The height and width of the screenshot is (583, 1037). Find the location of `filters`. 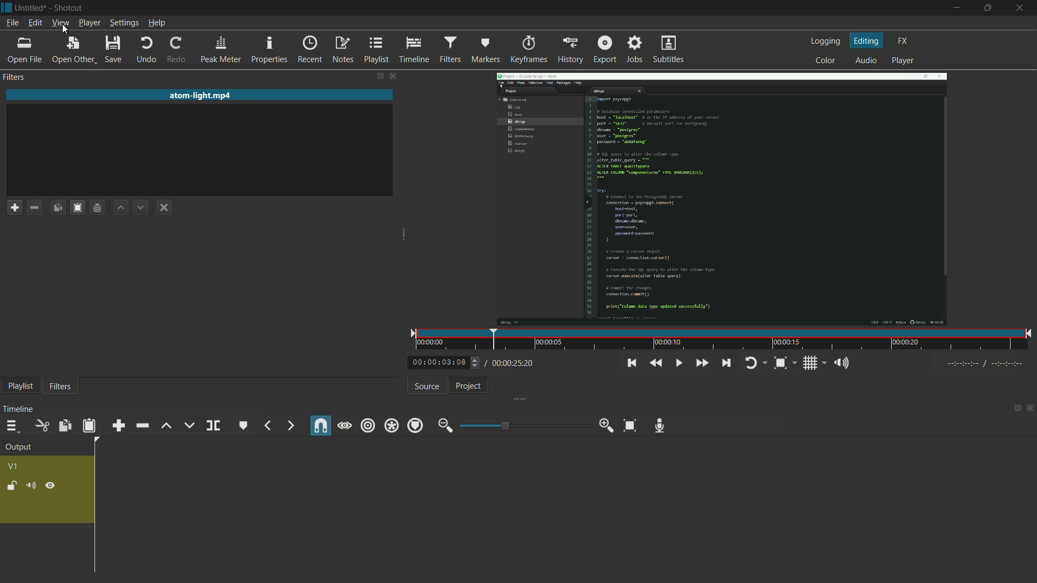

filters is located at coordinates (448, 48).